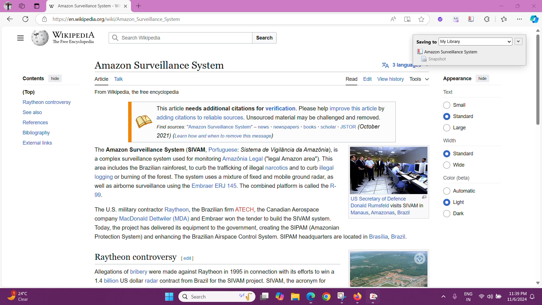  Describe the element at coordinates (284, 186) in the screenshot. I see `The combined platform is called the` at that location.